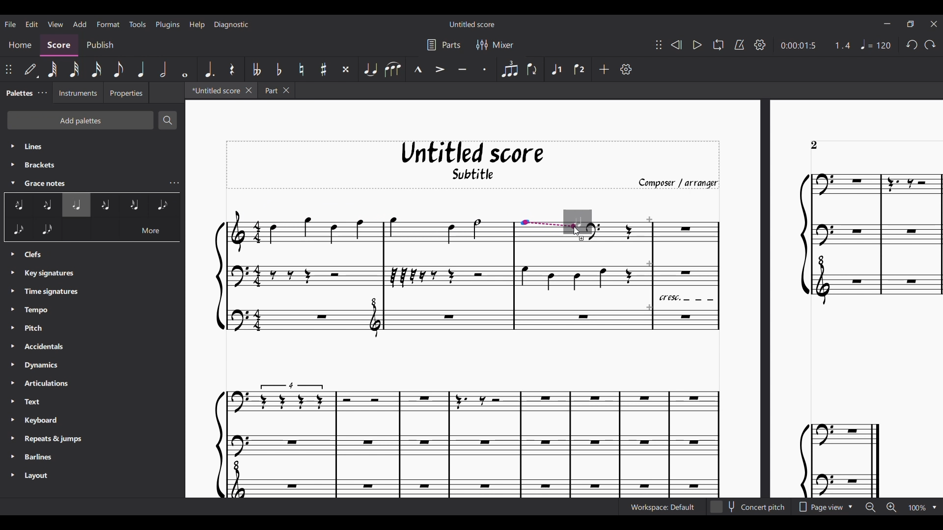  I want to click on Zoom in, so click(891, 507).